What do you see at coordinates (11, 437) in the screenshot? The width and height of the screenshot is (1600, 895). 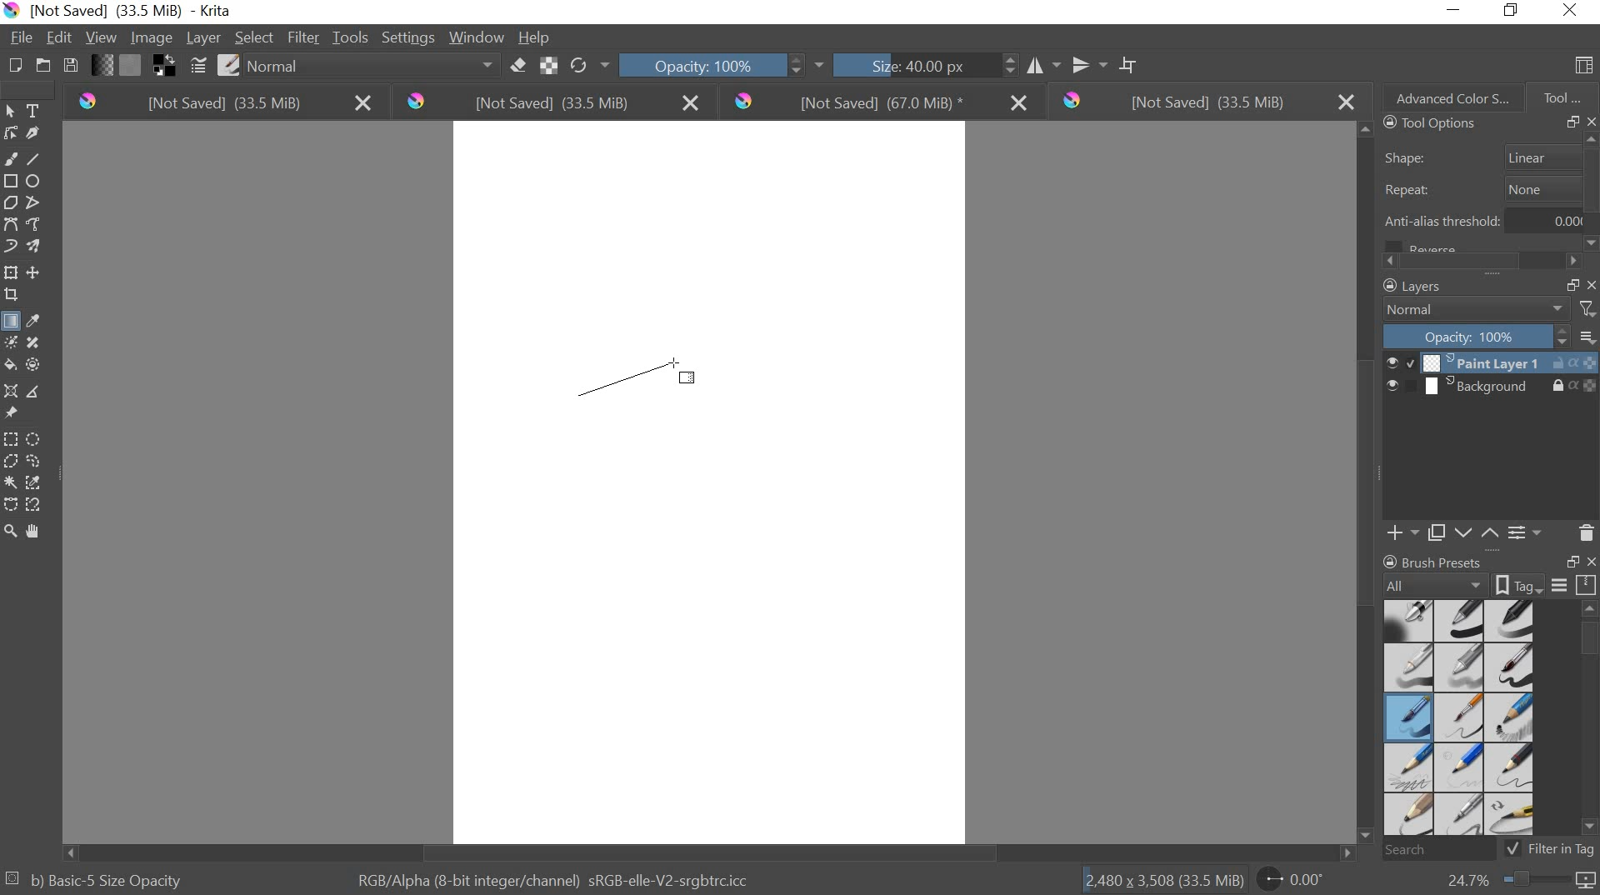 I see `rectangular selection` at bounding box center [11, 437].